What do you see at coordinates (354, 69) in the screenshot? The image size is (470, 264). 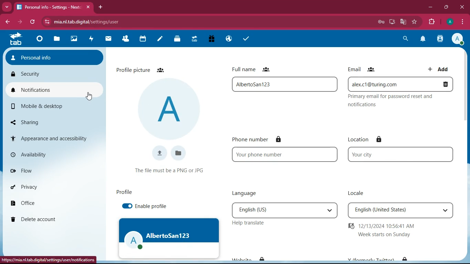 I see `email` at bounding box center [354, 69].